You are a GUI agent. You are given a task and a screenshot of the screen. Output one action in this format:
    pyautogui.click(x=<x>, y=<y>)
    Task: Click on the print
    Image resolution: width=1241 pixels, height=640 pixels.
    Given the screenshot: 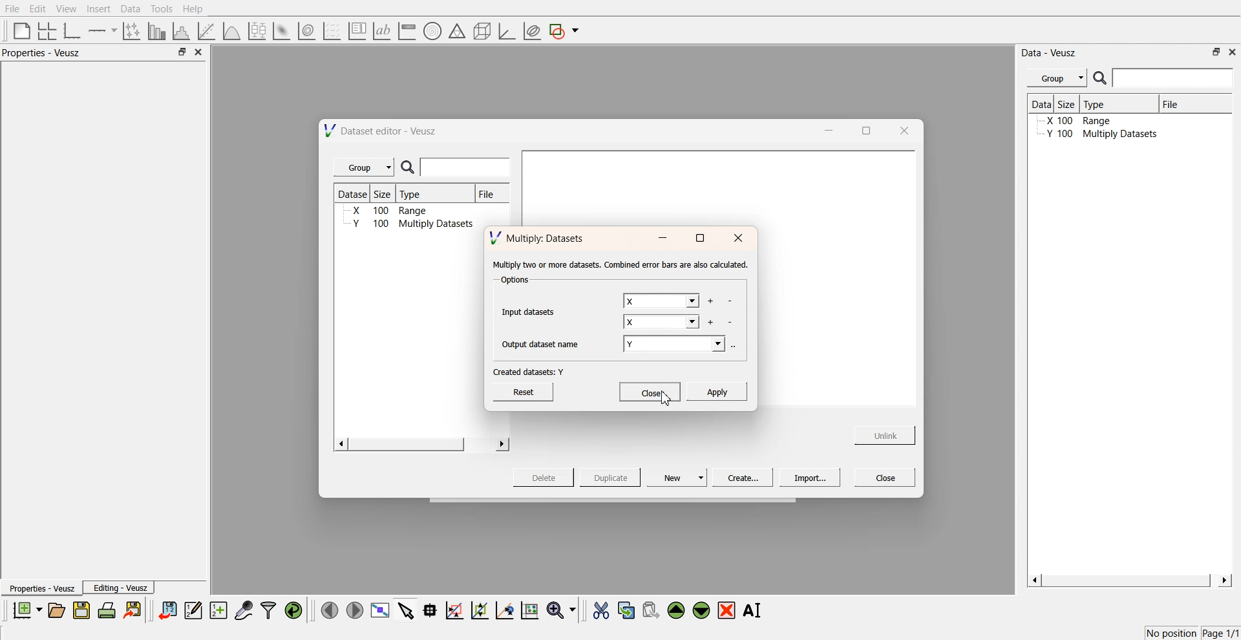 What is the action you would take?
    pyautogui.click(x=110, y=610)
    